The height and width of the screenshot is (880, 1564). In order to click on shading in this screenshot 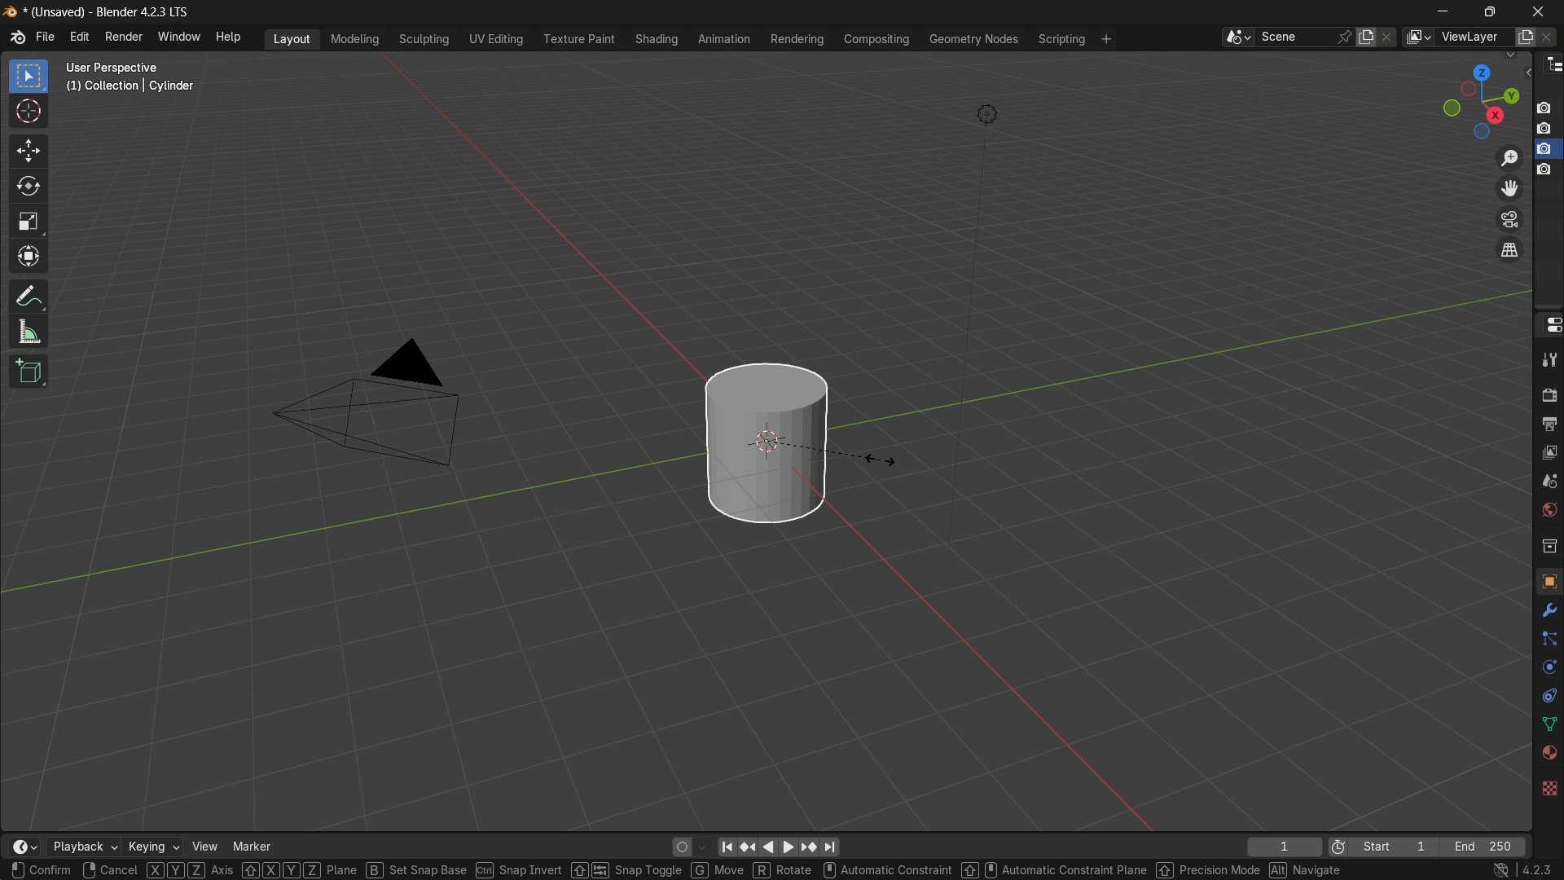, I will do `click(654, 39)`.